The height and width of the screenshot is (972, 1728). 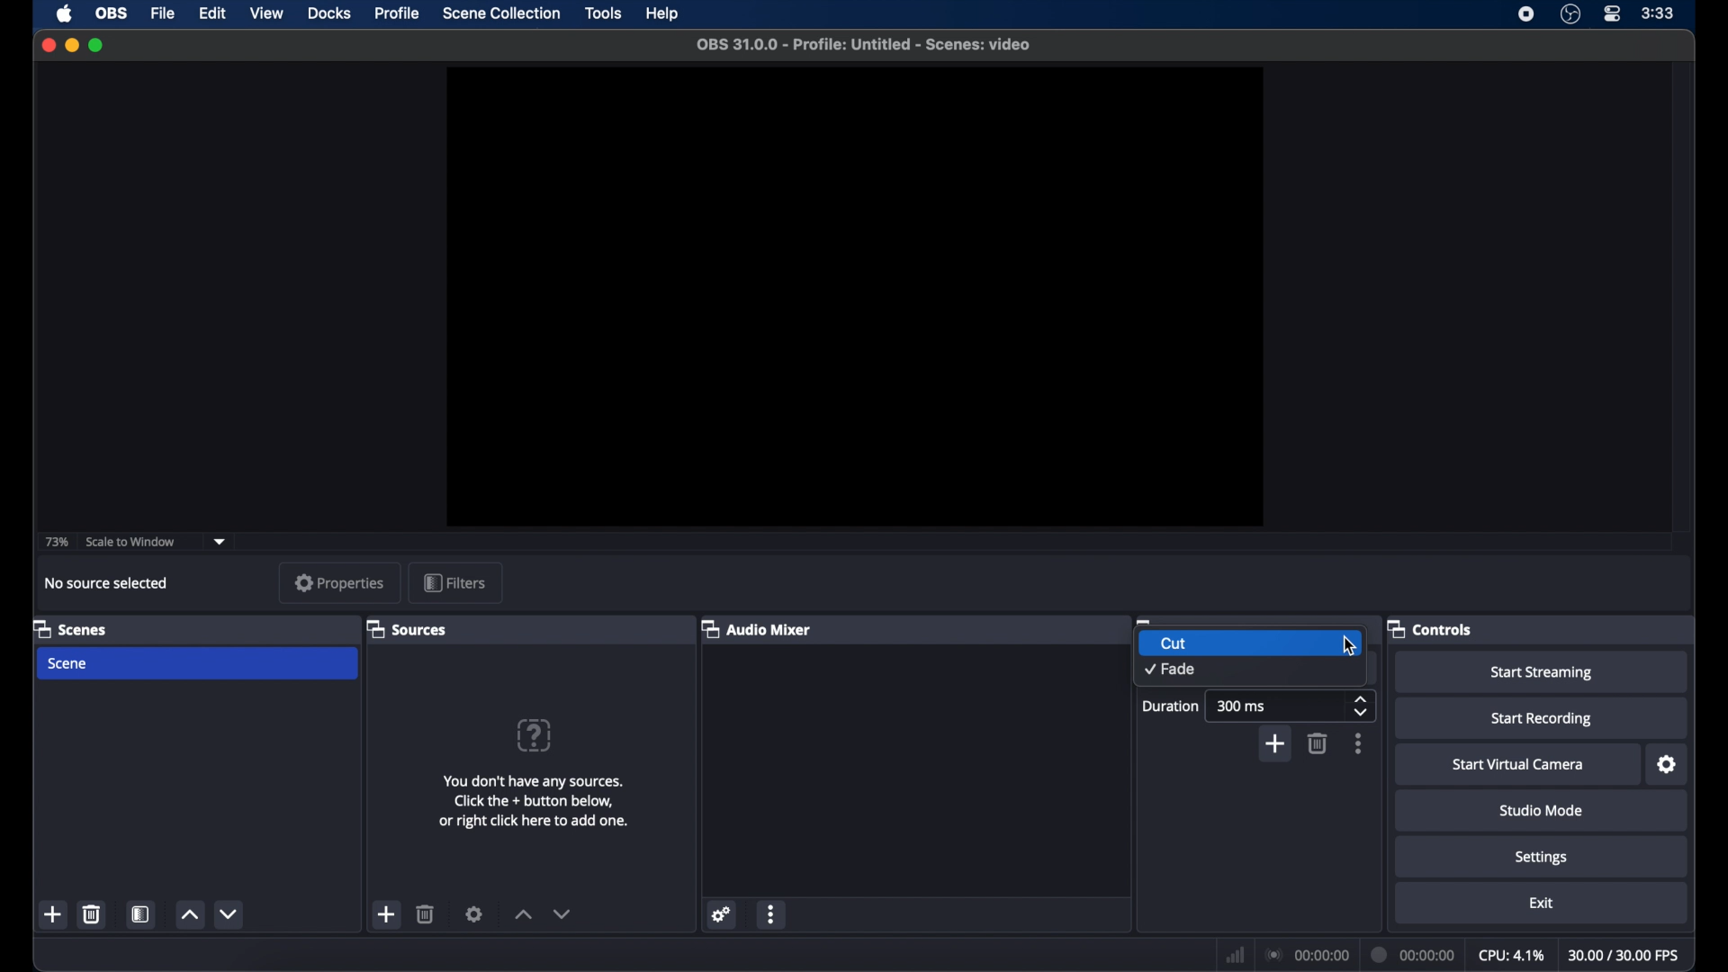 I want to click on tools, so click(x=604, y=13).